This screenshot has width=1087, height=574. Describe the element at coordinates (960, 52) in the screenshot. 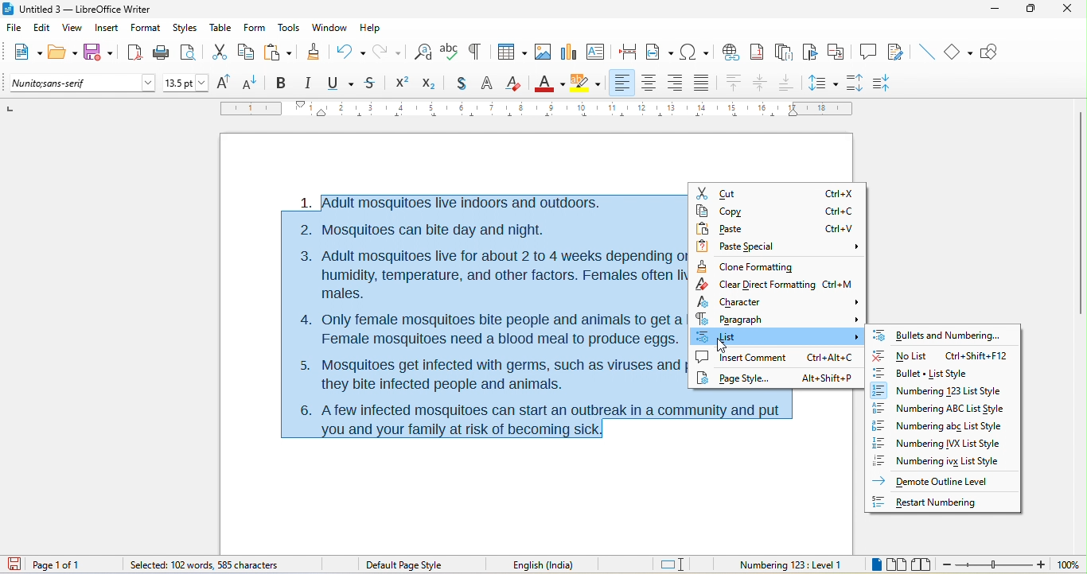

I see `basic shape` at that location.